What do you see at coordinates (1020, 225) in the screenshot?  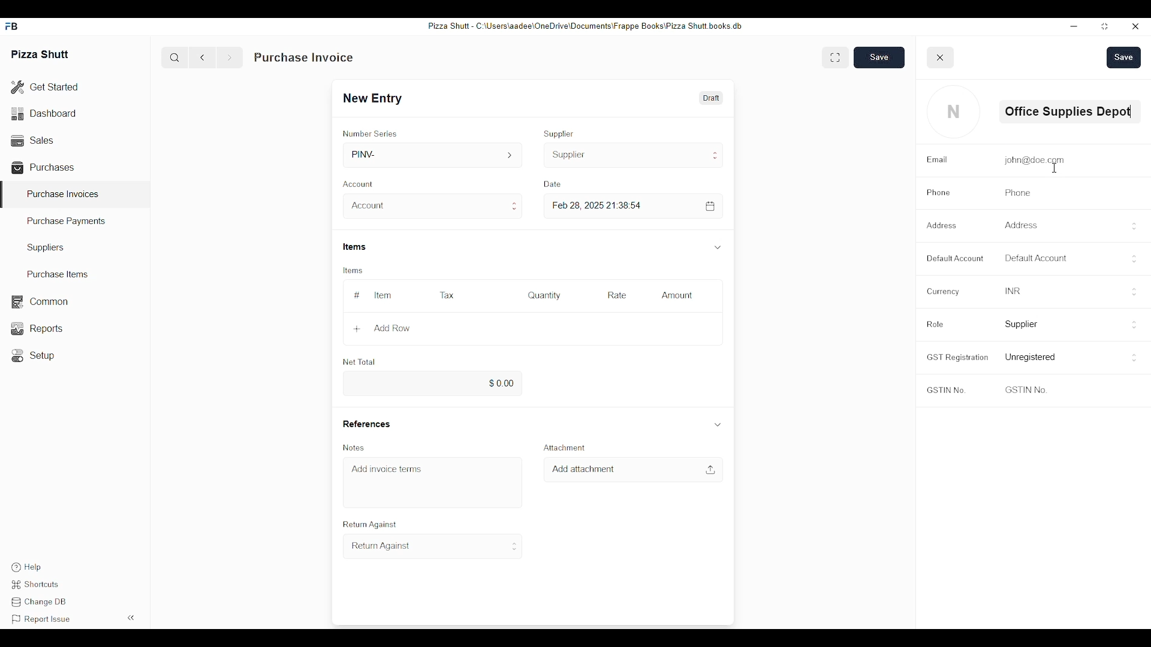 I see `Address` at bounding box center [1020, 225].